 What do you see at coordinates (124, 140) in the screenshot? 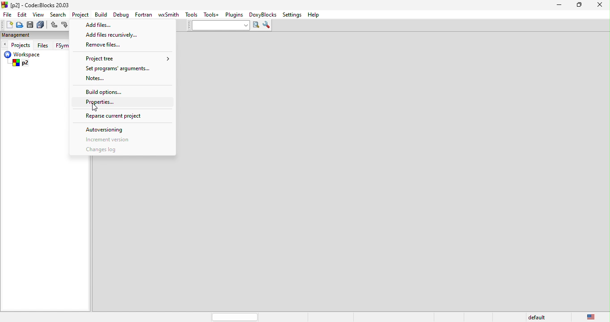
I see `increment version` at bounding box center [124, 140].